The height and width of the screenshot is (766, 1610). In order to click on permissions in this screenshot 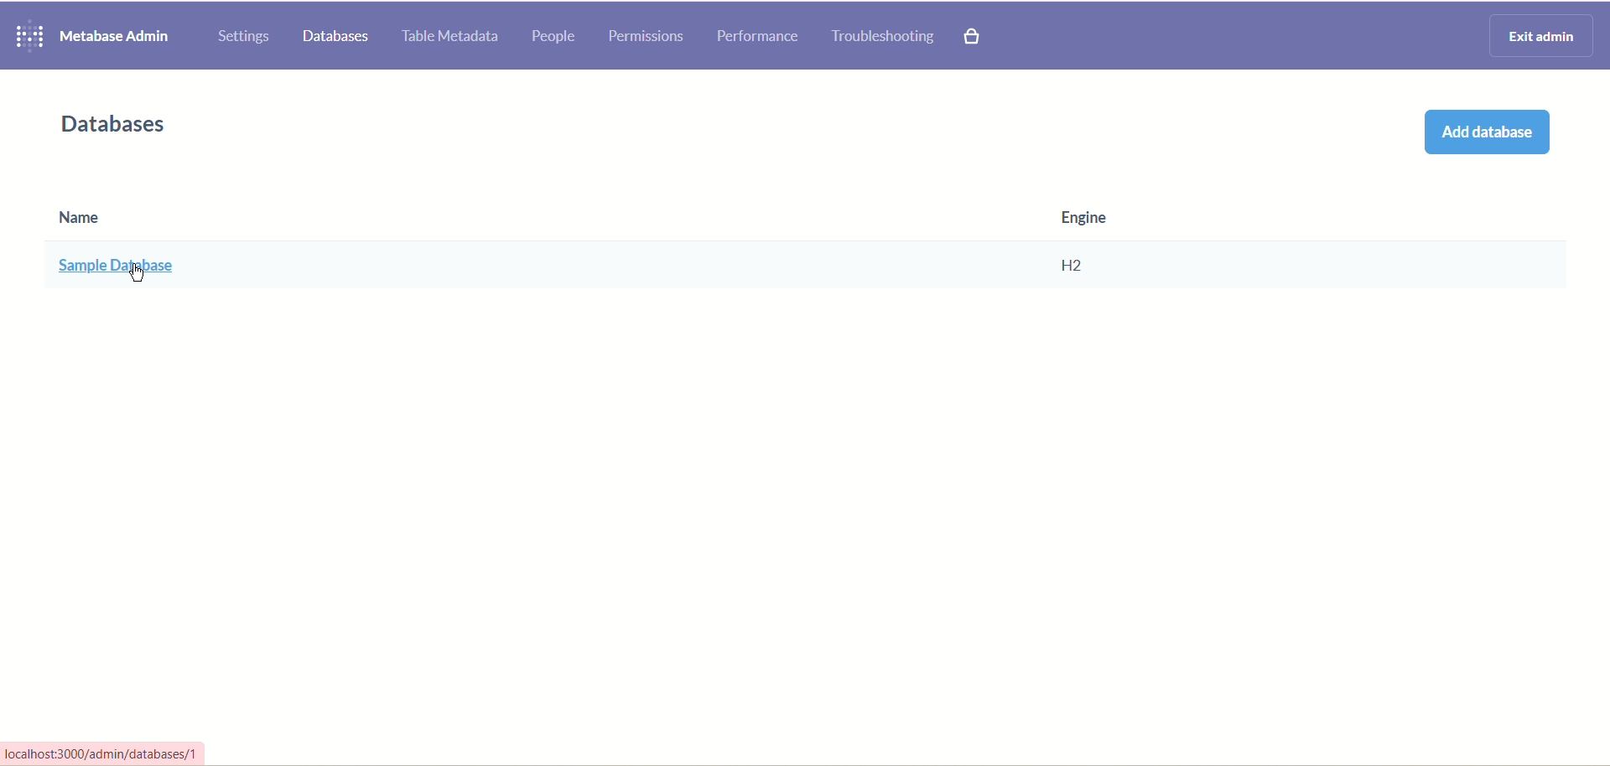, I will do `click(646, 34)`.